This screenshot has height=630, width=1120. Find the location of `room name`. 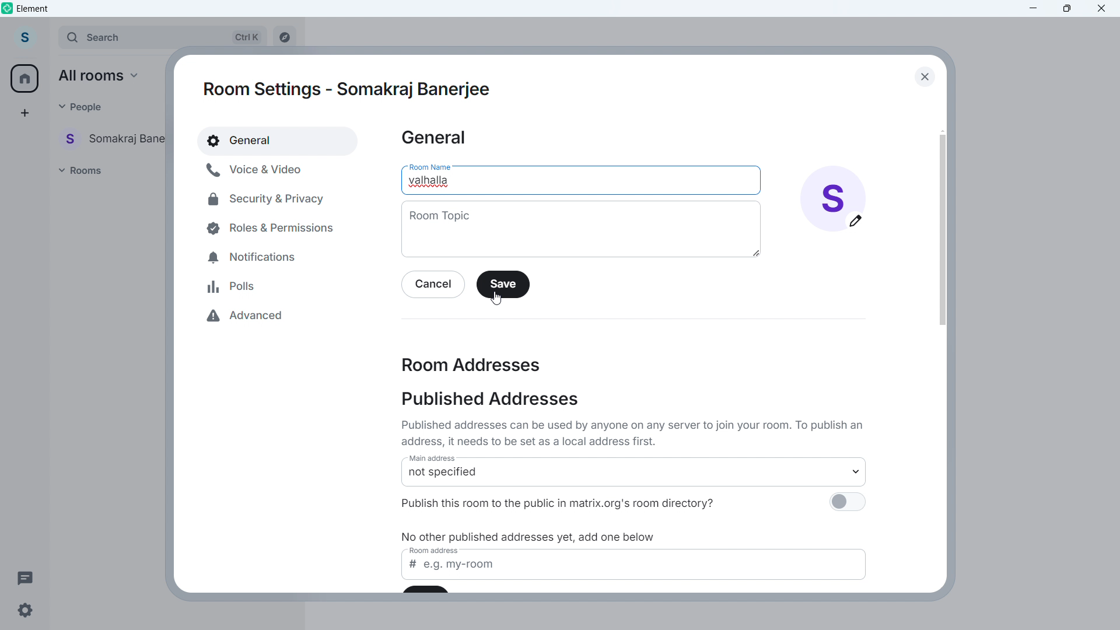

room name is located at coordinates (429, 164).